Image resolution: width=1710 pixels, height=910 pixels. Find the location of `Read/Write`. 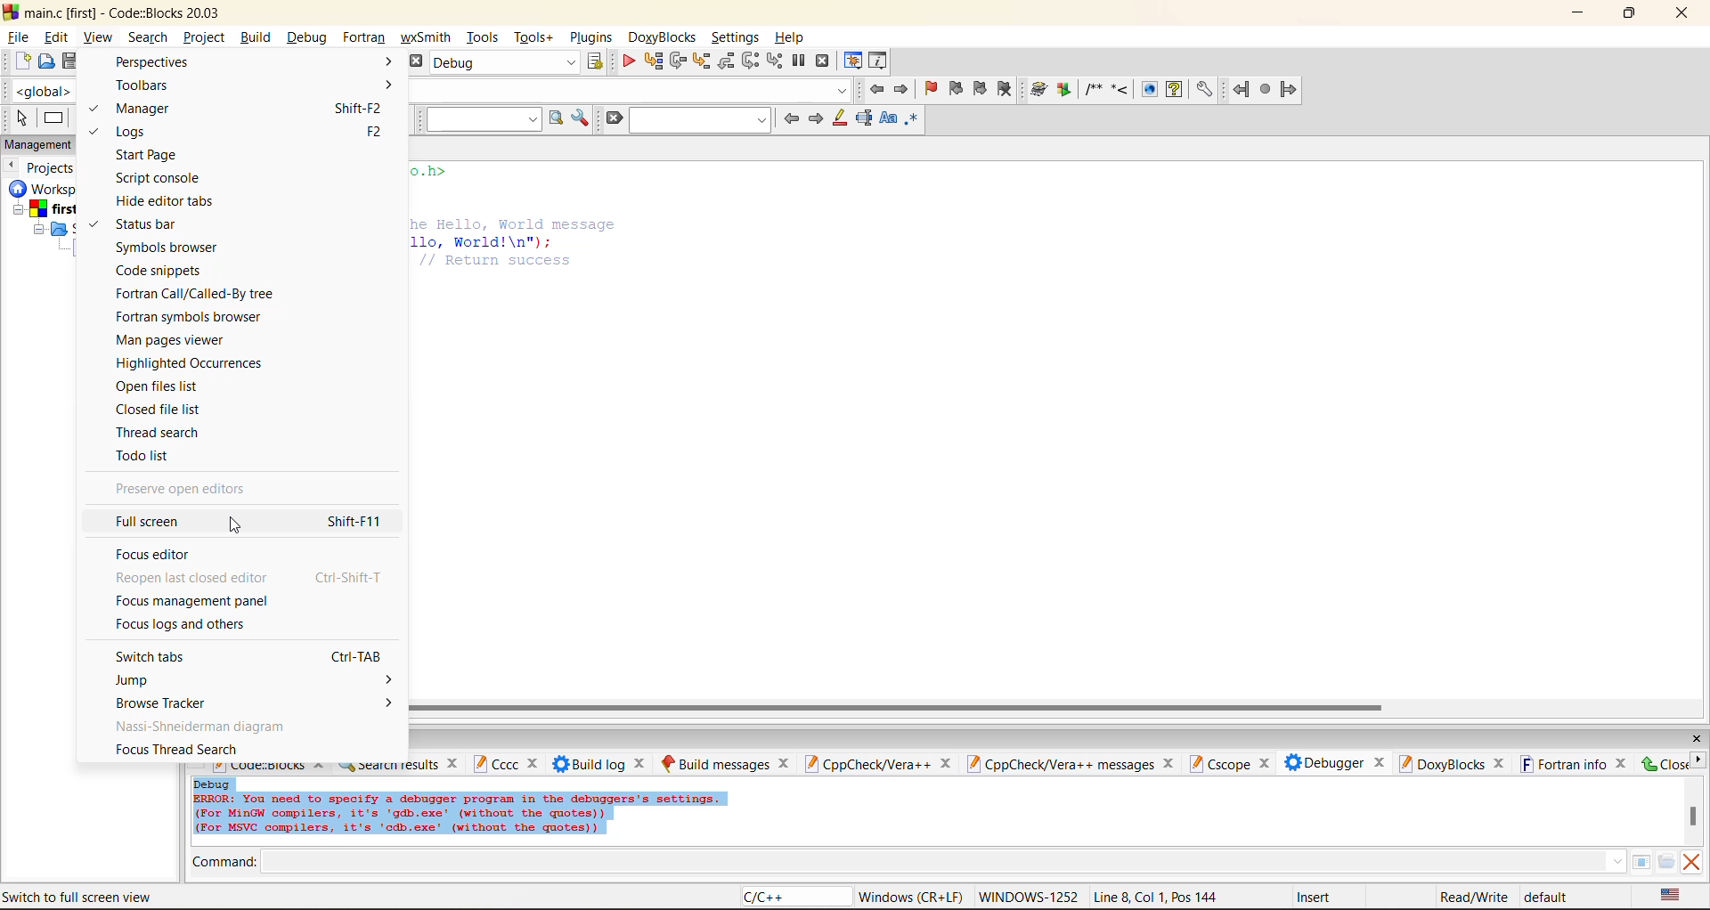

Read/Write is located at coordinates (1470, 898).